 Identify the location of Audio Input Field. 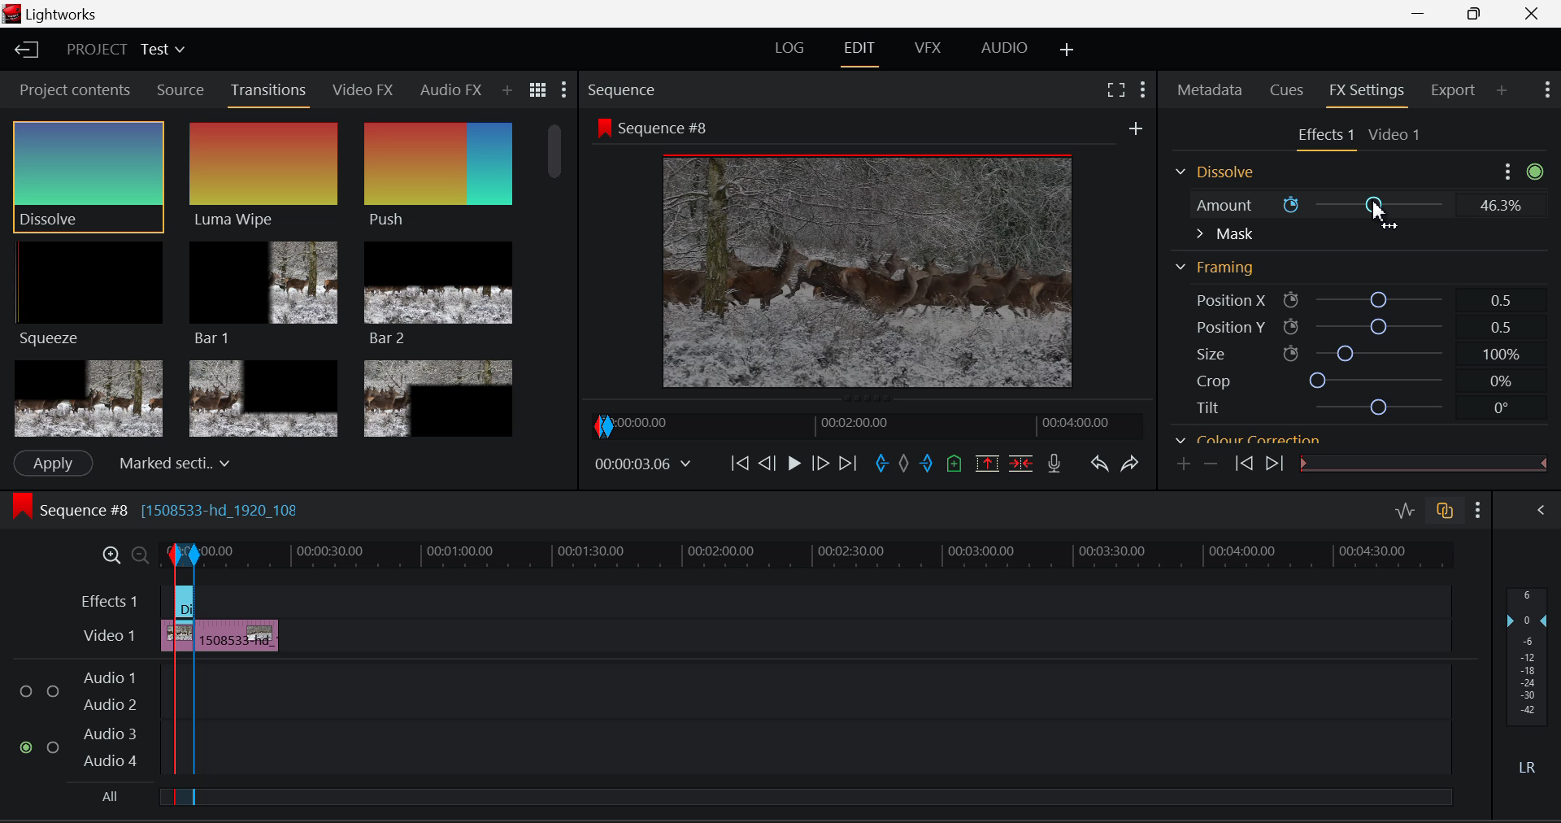
(824, 684).